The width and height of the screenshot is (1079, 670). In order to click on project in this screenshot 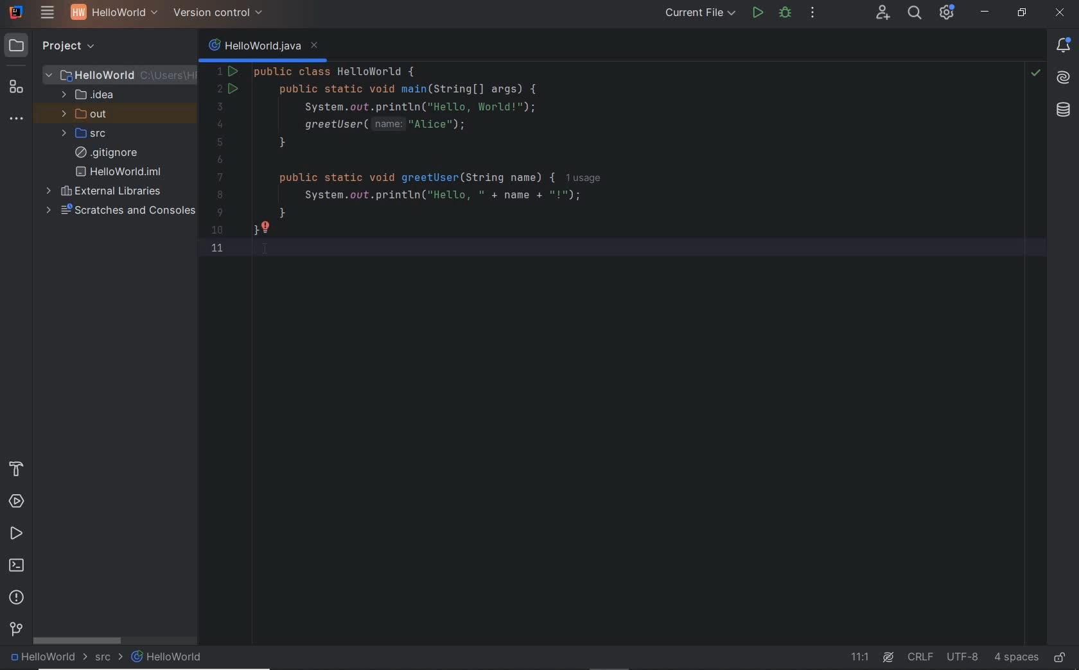, I will do `click(61, 47)`.